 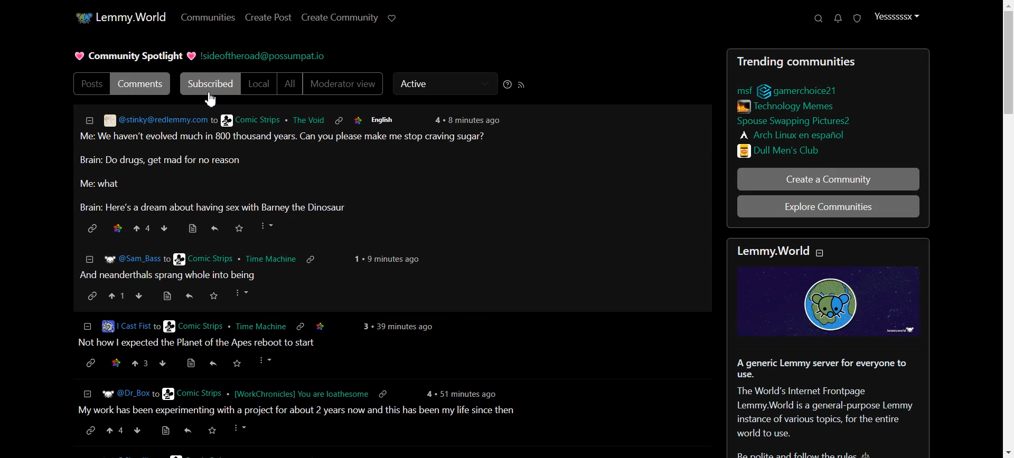 I want to click on Hyperlink, so click(x=266, y=56).